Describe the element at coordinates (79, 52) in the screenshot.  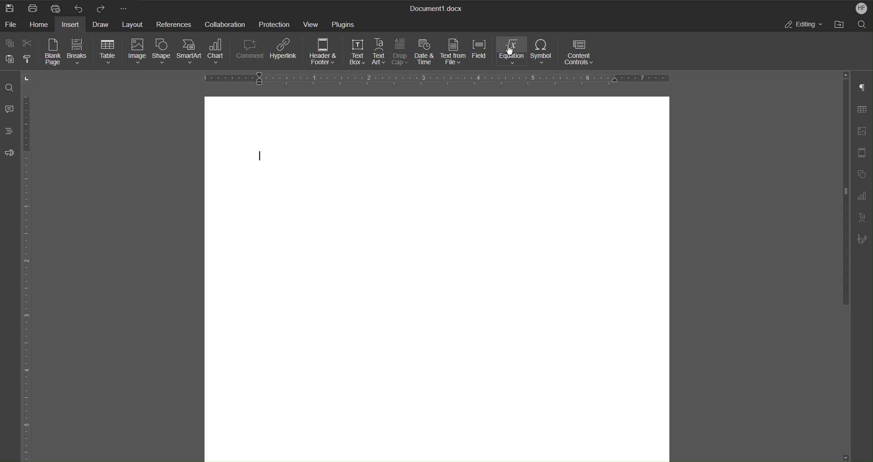
I see `Breaks` at that location.